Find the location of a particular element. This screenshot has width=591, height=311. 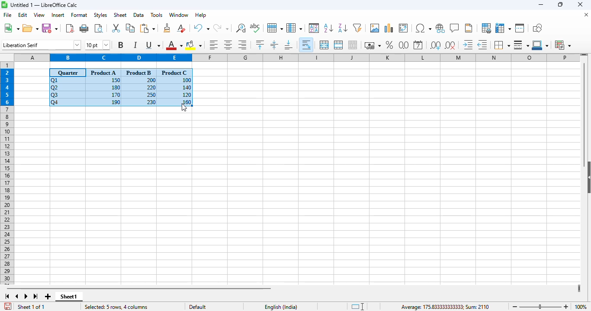

save is located at coordinates (50, 29).